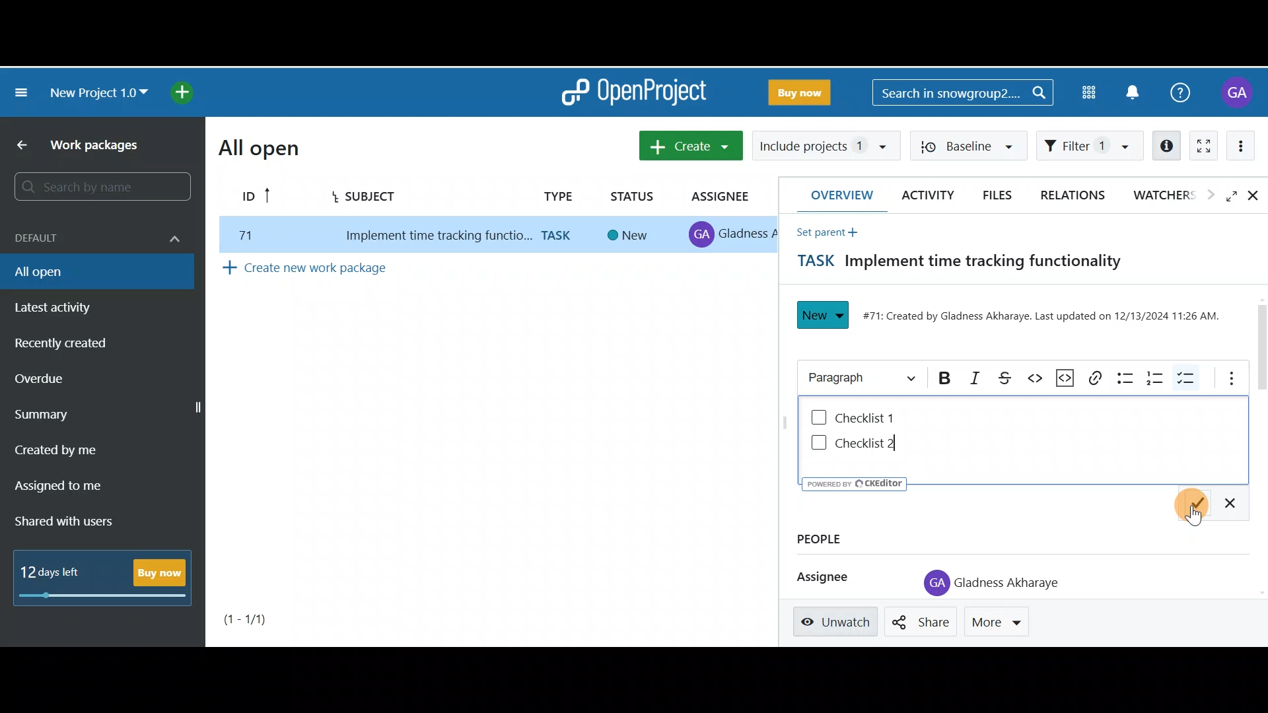 This screenshot has height=713, width=1268. I want to click on Scroll bar, so click(1260, 343).